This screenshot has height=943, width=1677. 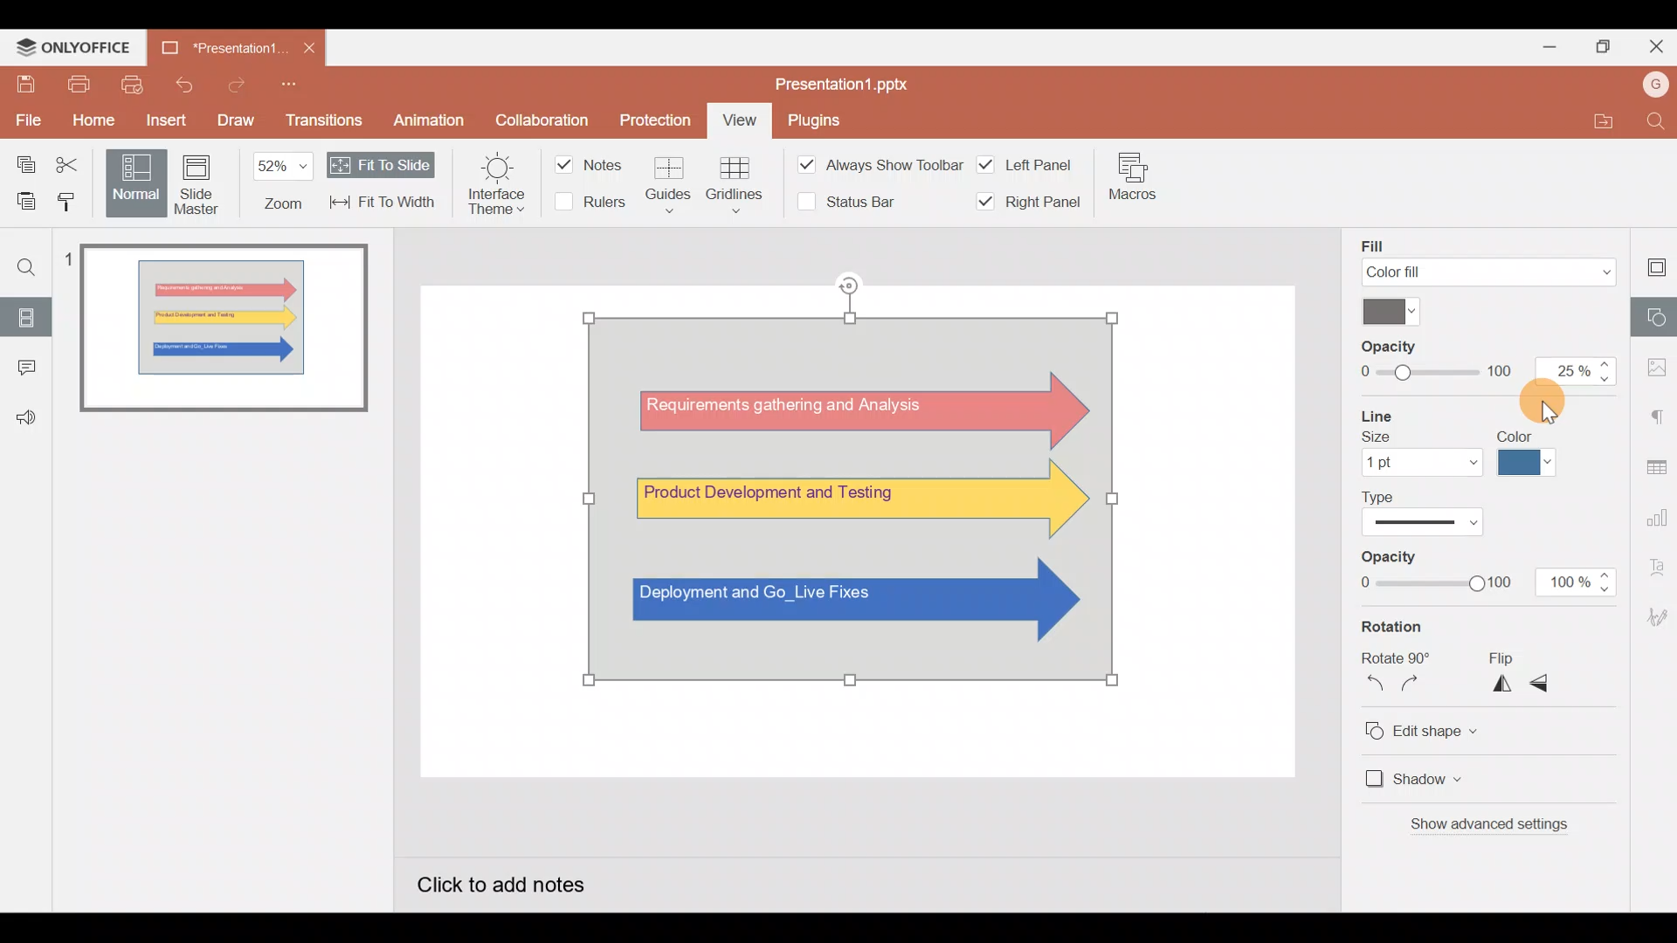 What do you see at coordinates (1417, 629) in the screenshot?
I see `Rotation` at bounding box center [1417, 629].